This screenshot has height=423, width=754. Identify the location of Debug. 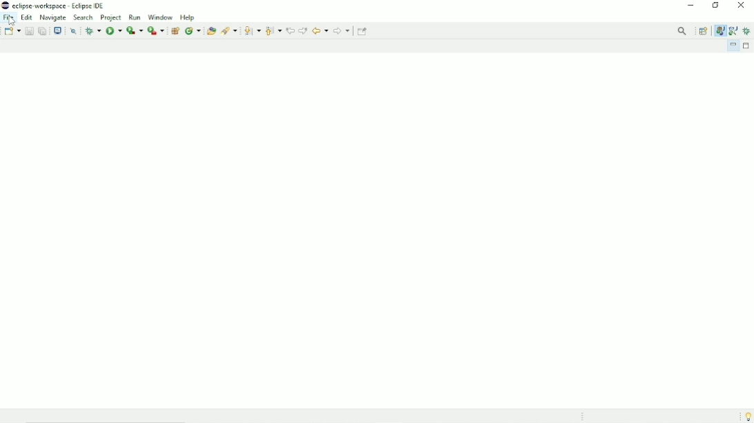
(93, 30).